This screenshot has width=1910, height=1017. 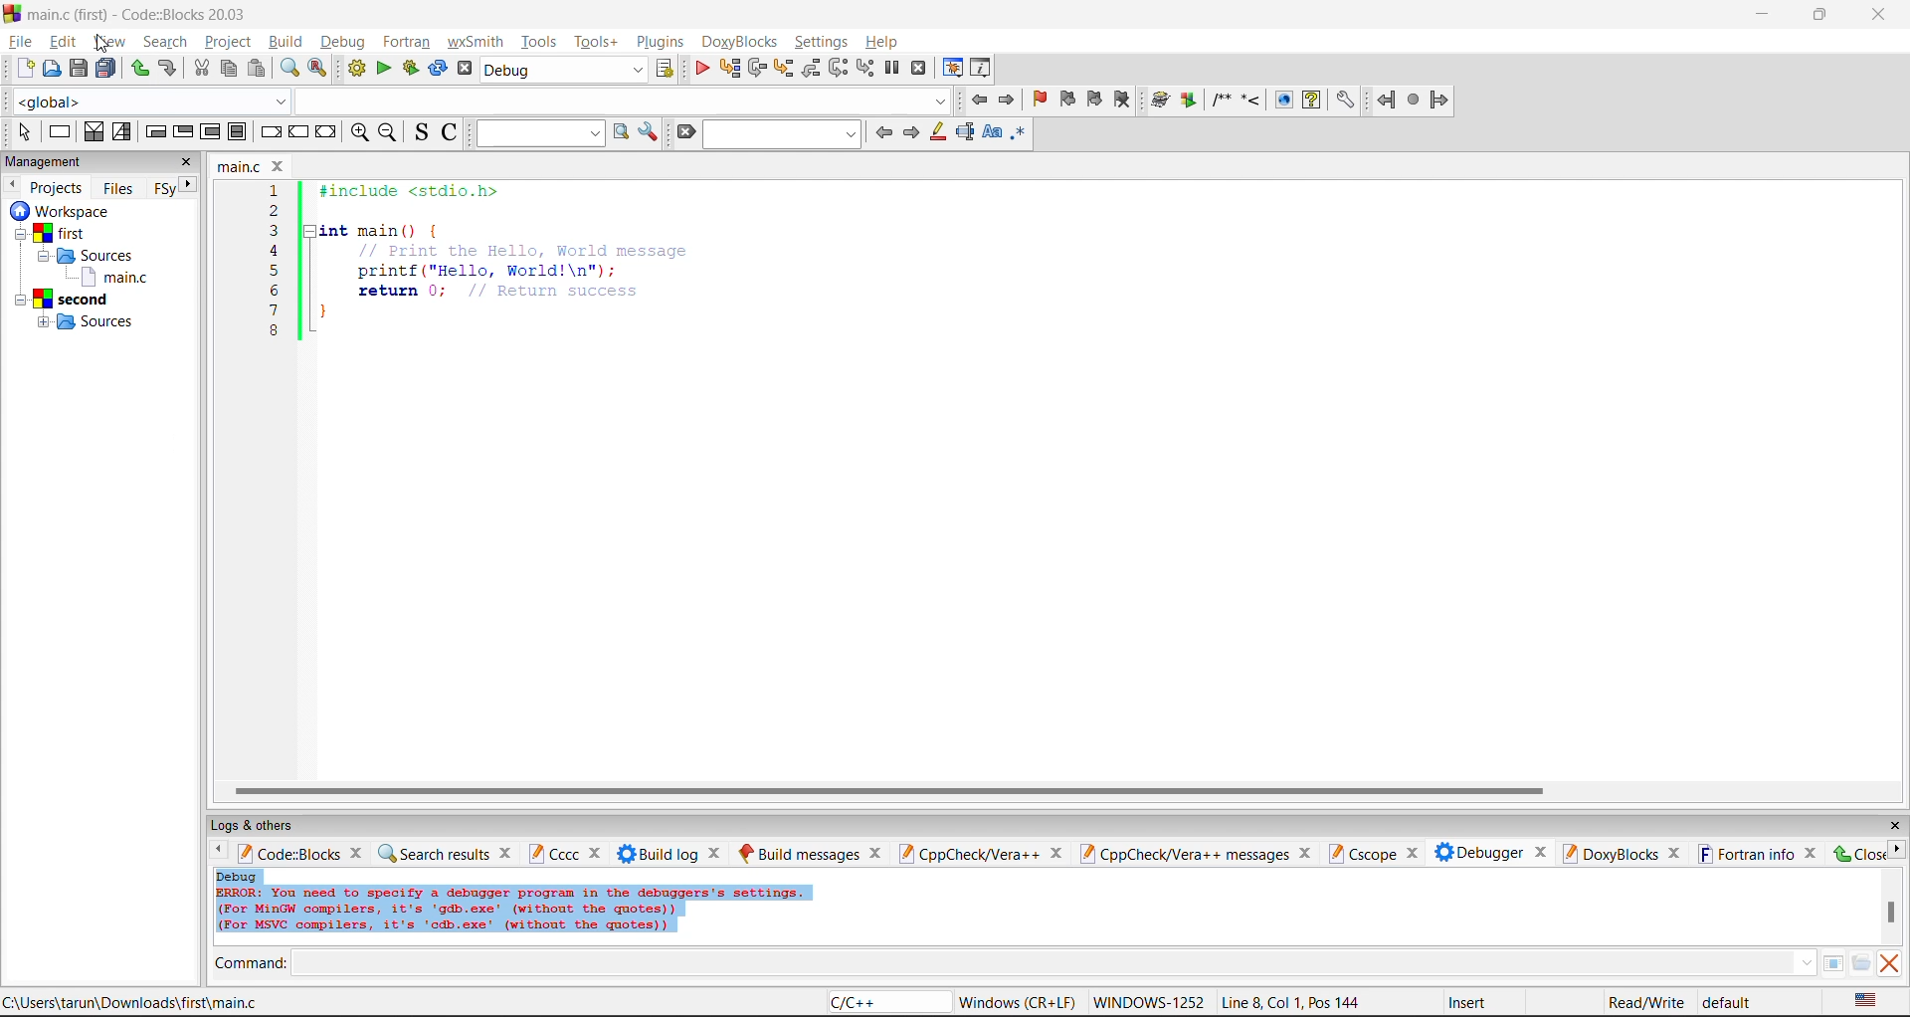 What do you see at coordinates (50, 161) in the screenshot?
I see `management` at bounding box center [50, 161].